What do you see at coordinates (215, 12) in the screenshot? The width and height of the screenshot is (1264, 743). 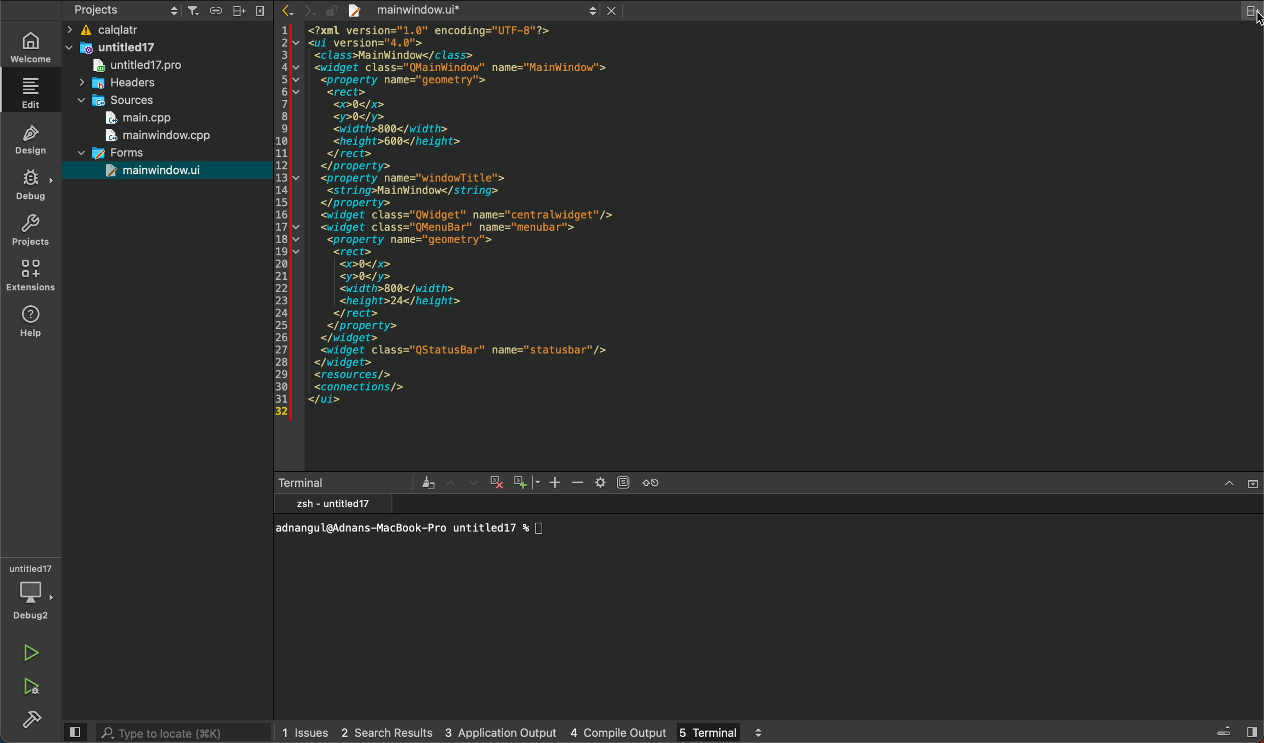 I see `syncronize with editor` at bounding box center [215, 12].